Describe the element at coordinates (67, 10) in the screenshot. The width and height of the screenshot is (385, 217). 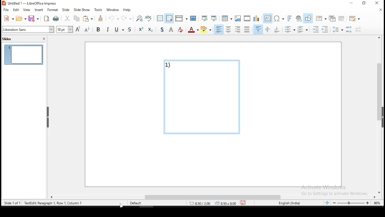
I see `slide` at that location.